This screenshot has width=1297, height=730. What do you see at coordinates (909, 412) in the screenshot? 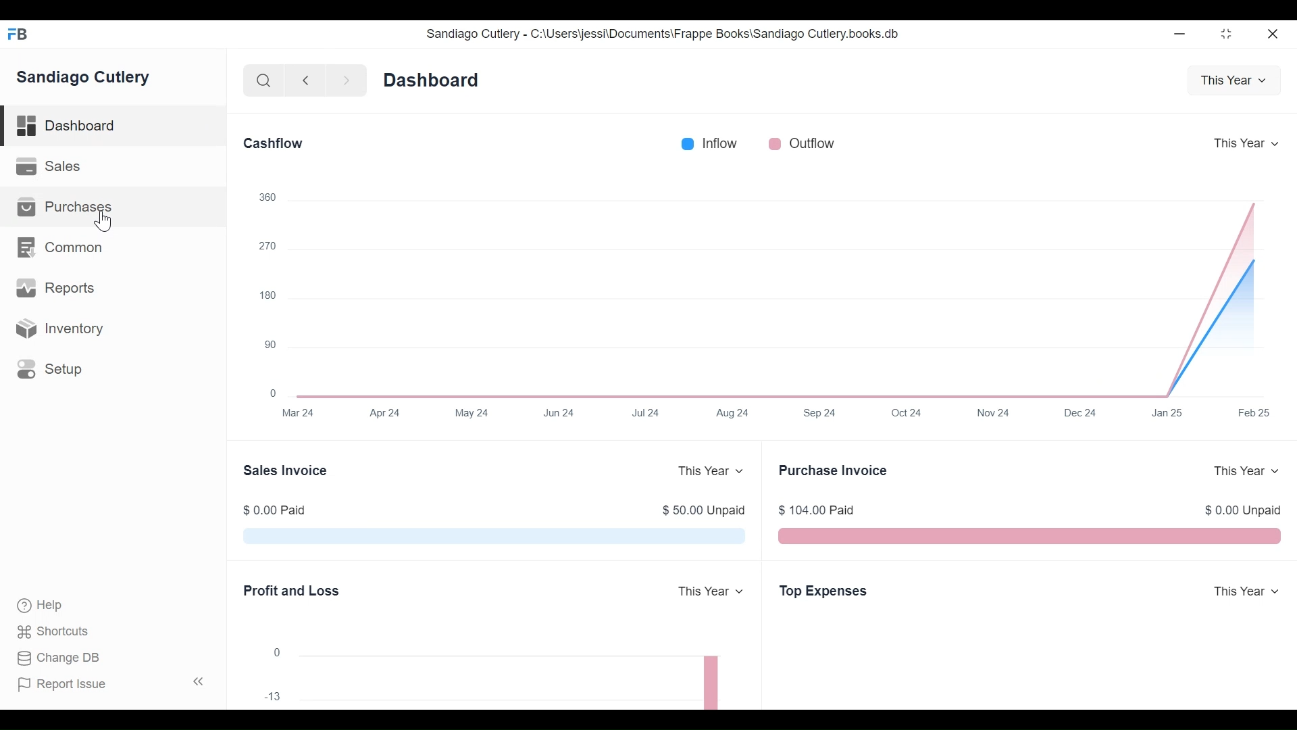
I see `Oct 24` at bounding box center [909, 412].